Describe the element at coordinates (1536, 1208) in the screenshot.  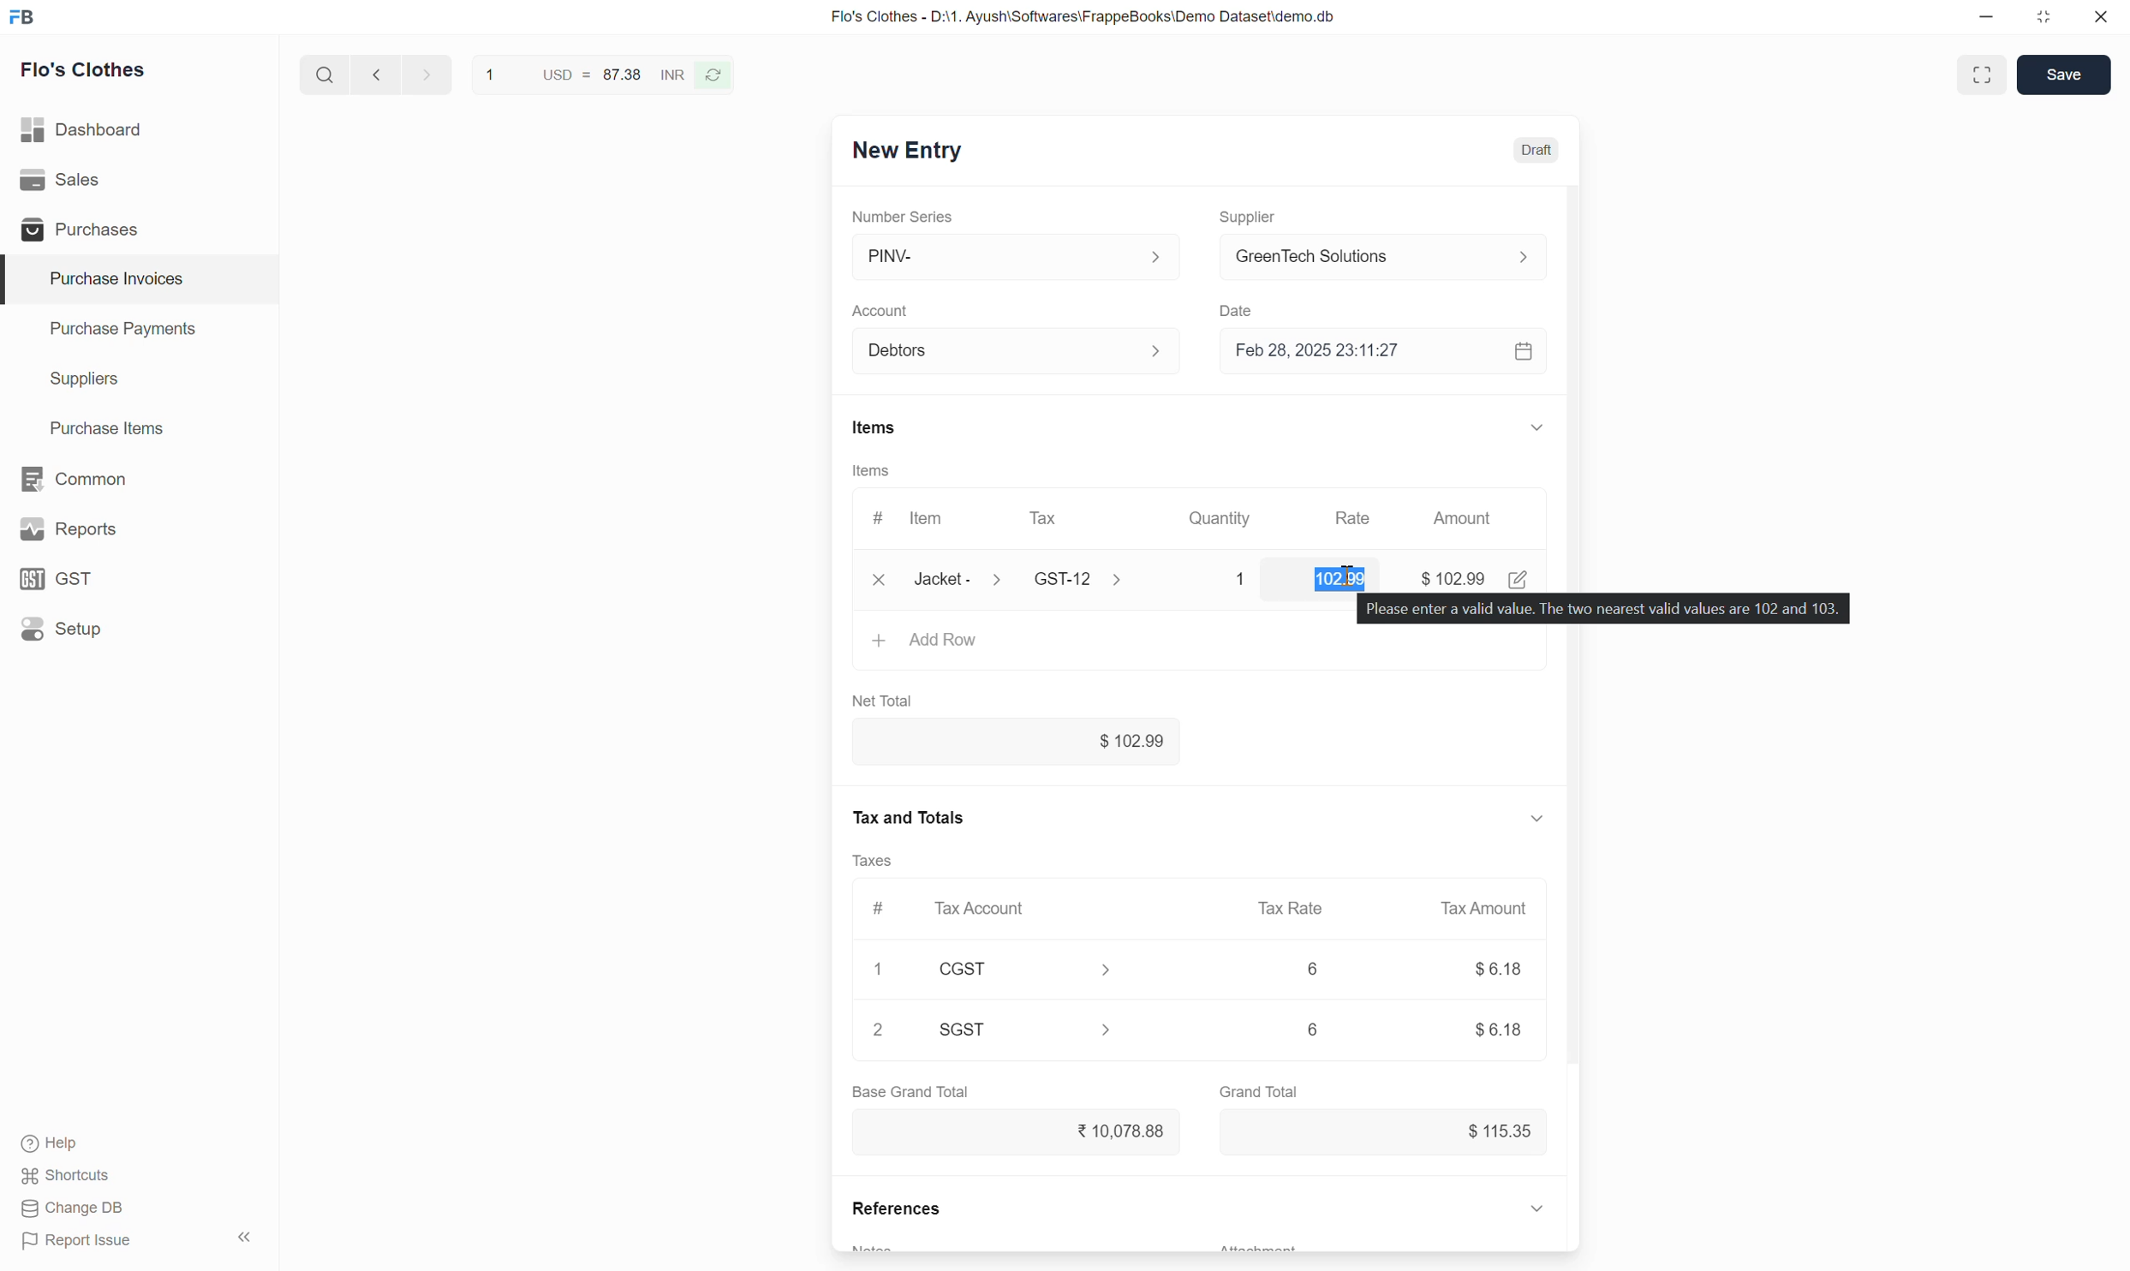
I see `Collapse` at that location.